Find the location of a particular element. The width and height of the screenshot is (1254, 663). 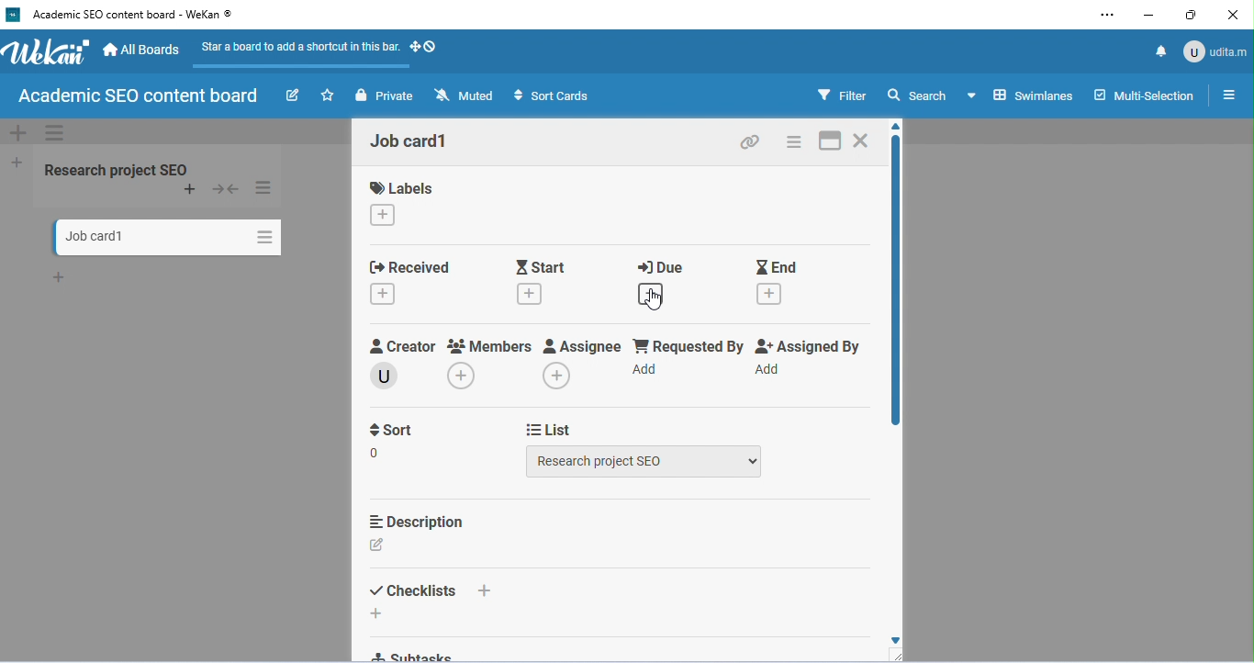

star a board to add a shortcut in this bar is located at coordinates (297, 52).